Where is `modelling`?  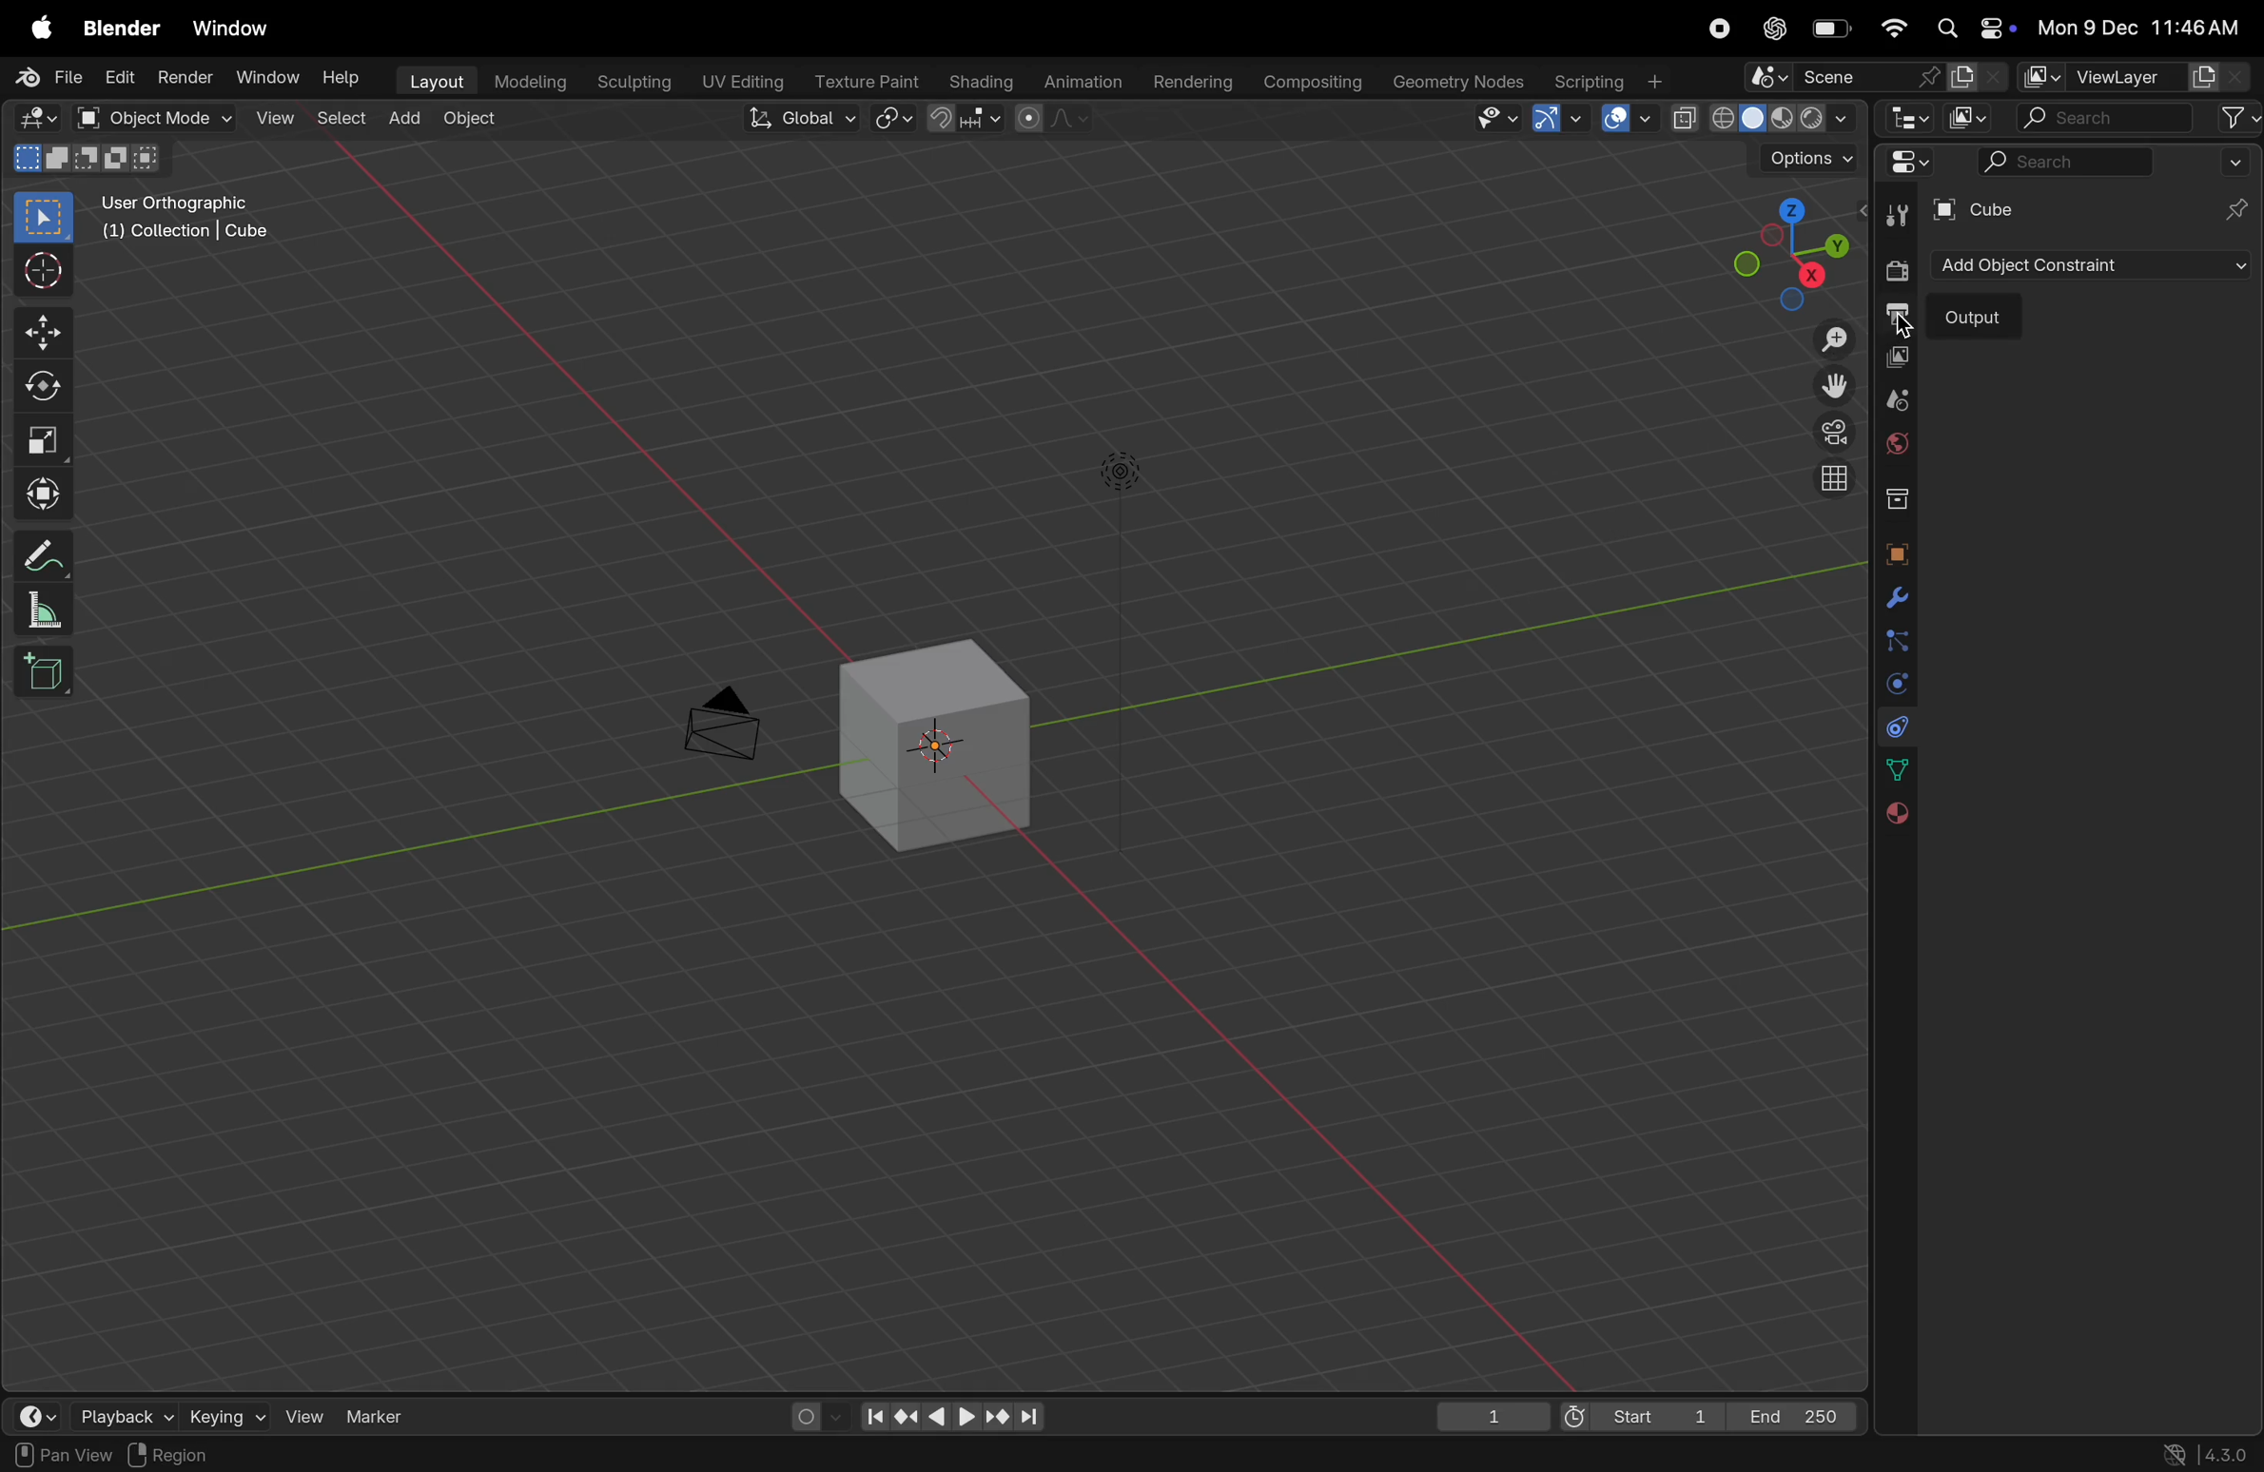 modelling is located at coordinates (527, 79).